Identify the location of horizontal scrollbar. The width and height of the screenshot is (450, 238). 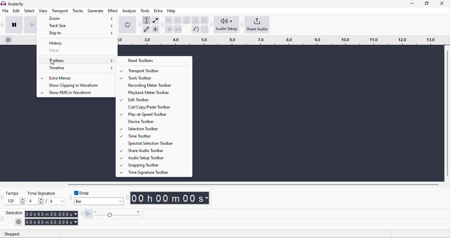
(253, 185).